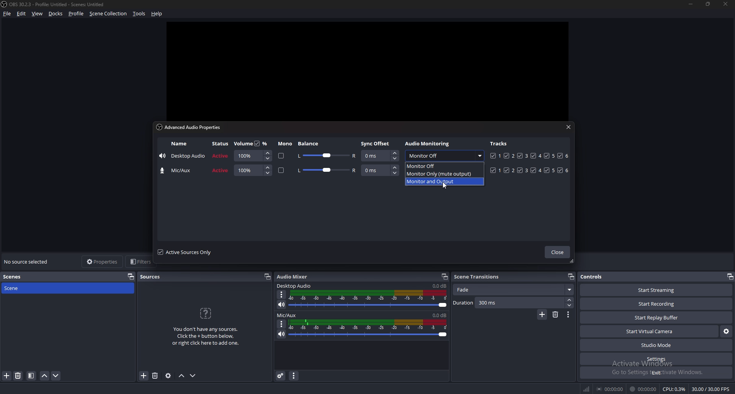 This screenshot has height=394, width=735. Describe the element at coordinates (644, 389) in the screenshot. I see ` 00:00:00` at that location.